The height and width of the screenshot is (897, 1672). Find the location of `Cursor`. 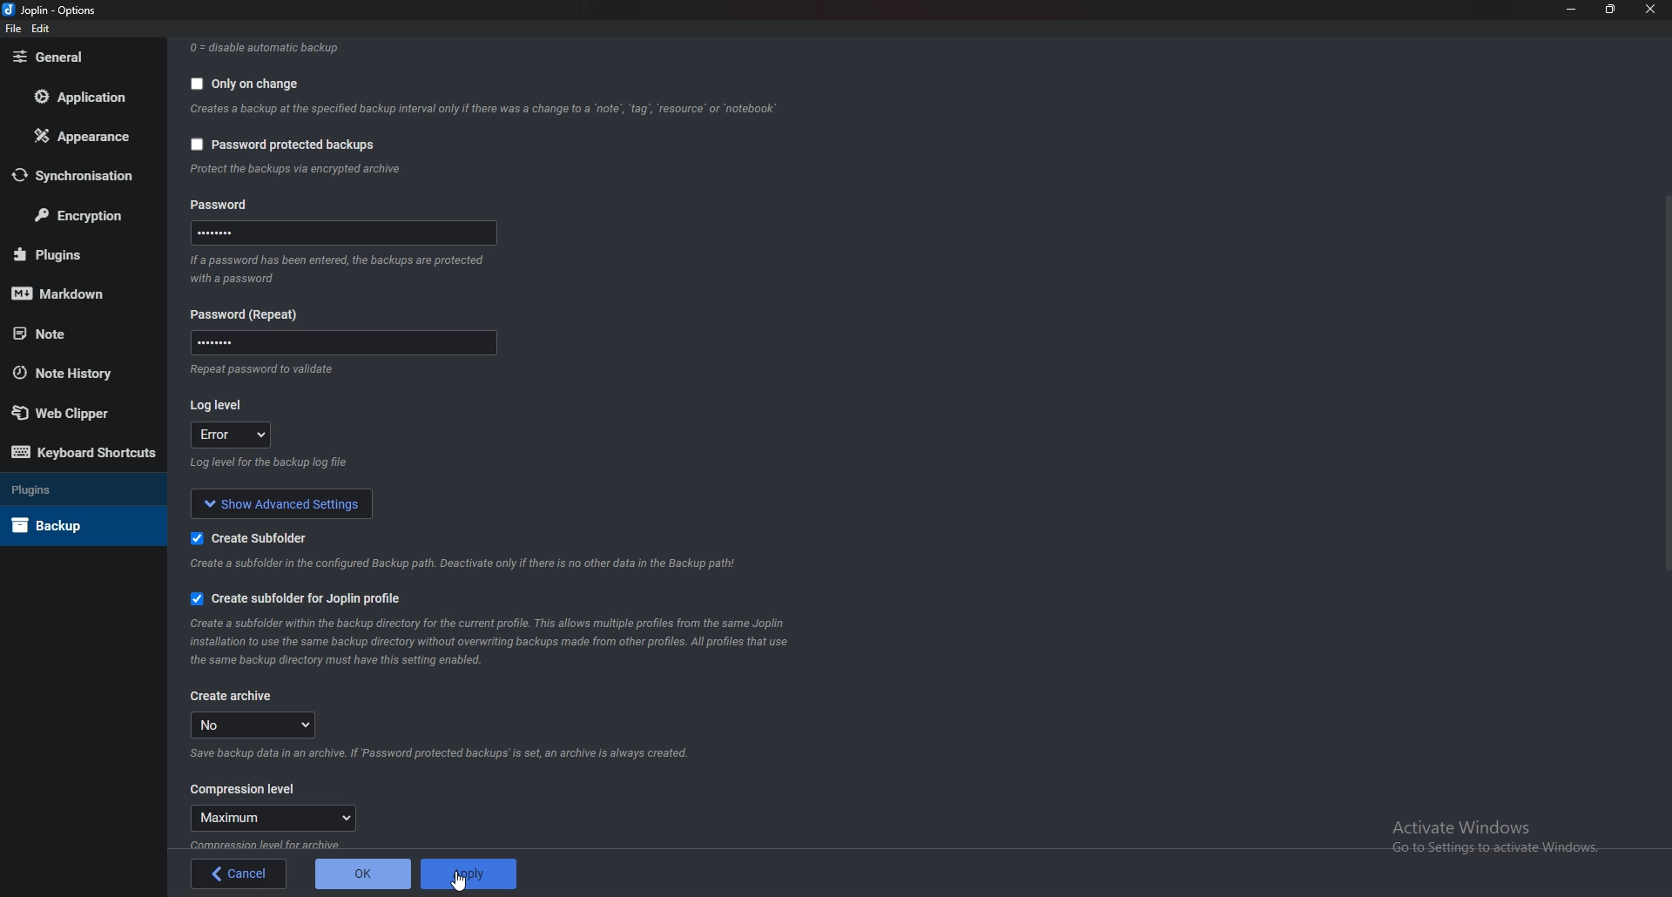

Cursor is located at coordinates (463, 886).